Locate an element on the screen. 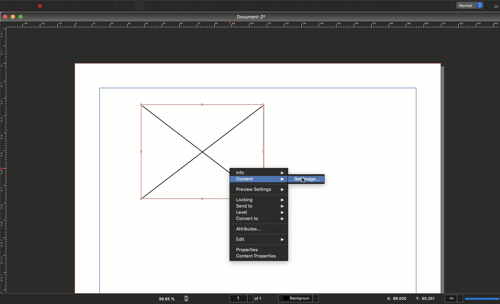 This screenshot has width=500, height=304. Spiral is located at coordinates (224, 7).